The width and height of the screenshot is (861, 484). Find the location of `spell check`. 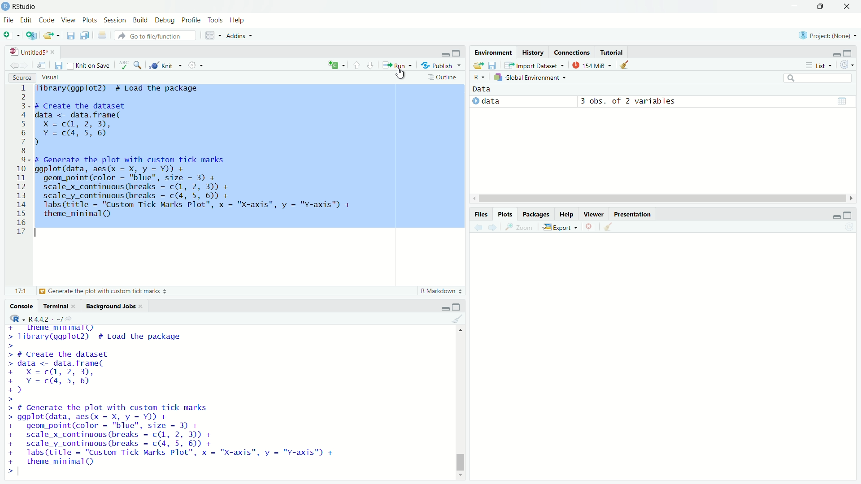

spell check is located at coordinates (125, 65).